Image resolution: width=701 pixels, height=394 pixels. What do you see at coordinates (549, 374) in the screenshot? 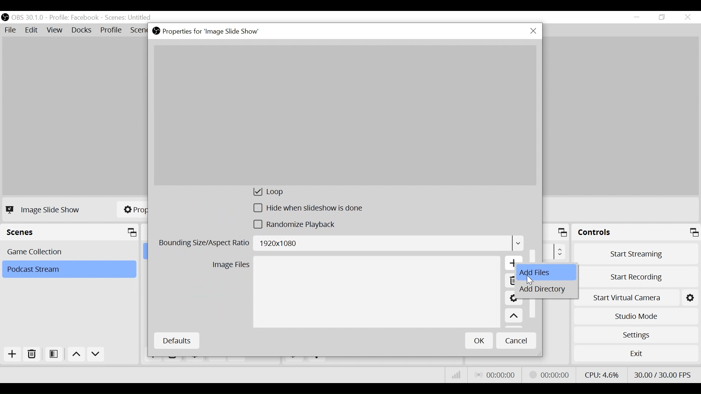
I see `Stream Status` at bounding box center [549, 374].